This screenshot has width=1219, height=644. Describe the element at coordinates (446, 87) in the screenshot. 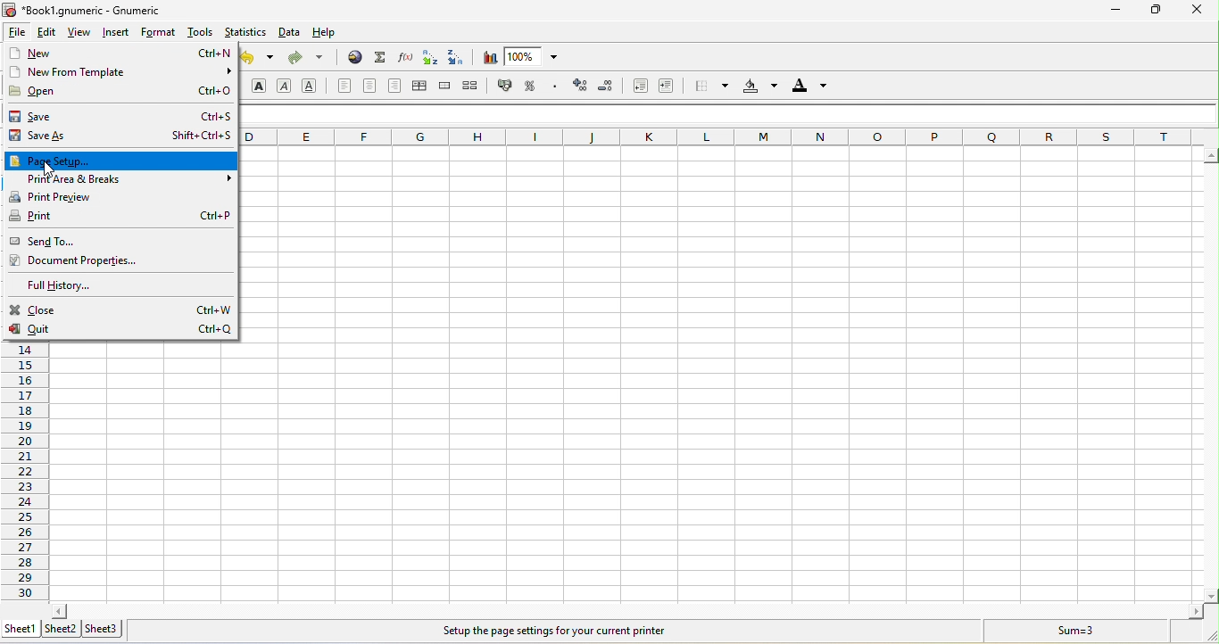

I see `merge a range of cells` at that location.